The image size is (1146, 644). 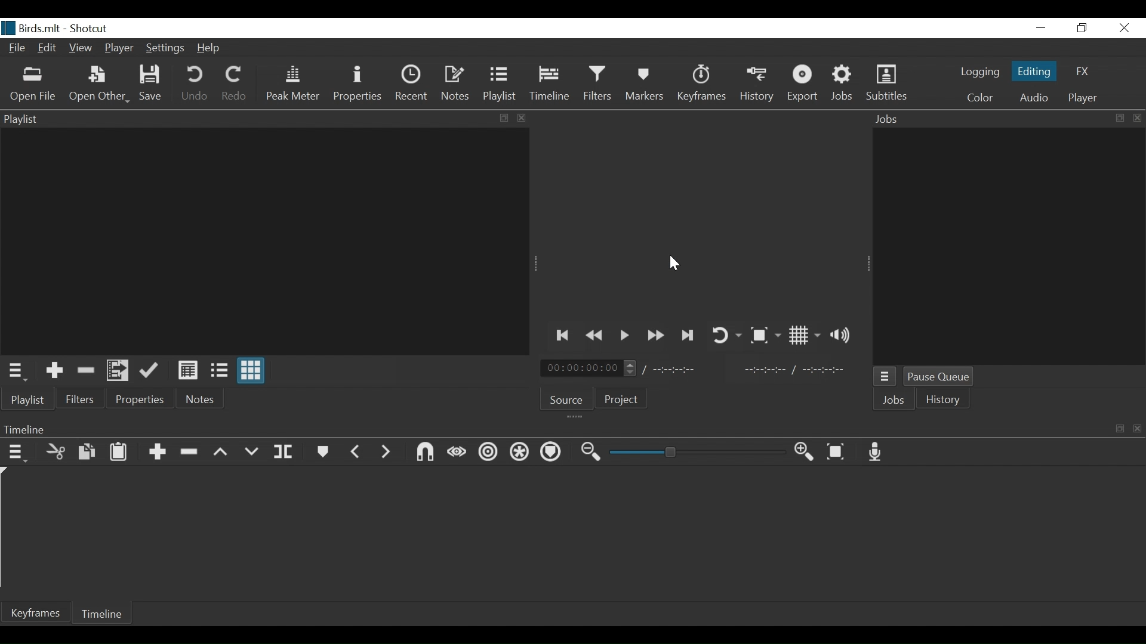 I want to click on Snap, so click(x=424, y=452).